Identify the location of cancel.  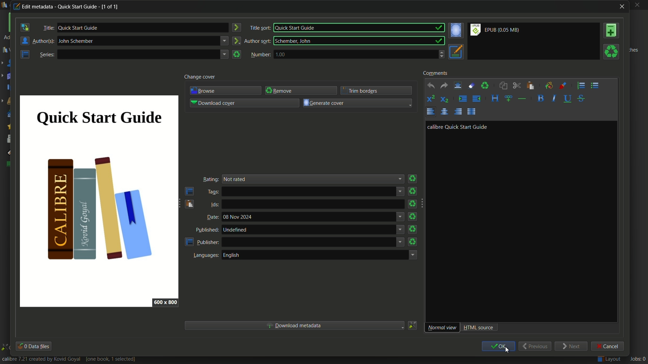
(610, 346).